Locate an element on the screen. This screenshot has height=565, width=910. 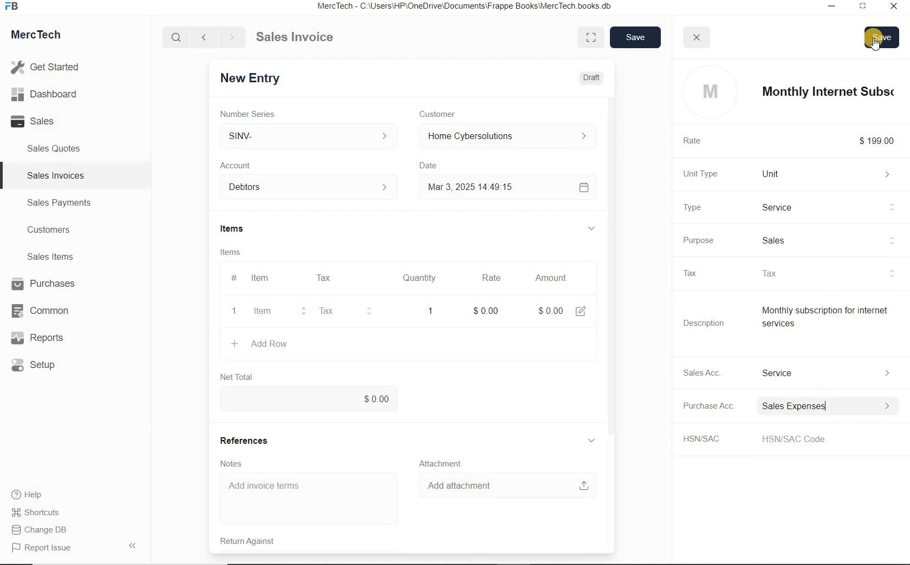
Sales Invoice is located at coordinates (296, 38).